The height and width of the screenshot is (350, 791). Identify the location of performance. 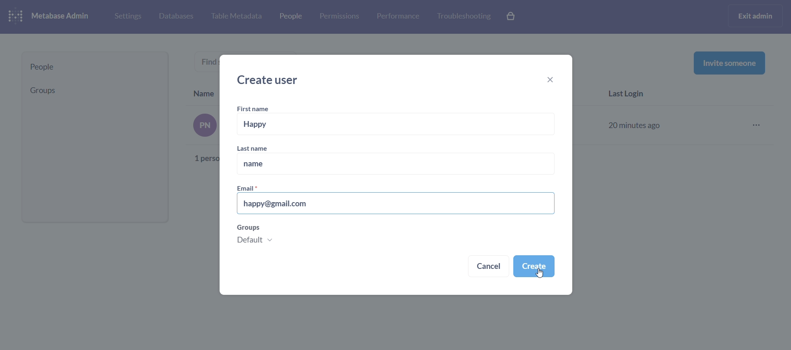
(398, 16).